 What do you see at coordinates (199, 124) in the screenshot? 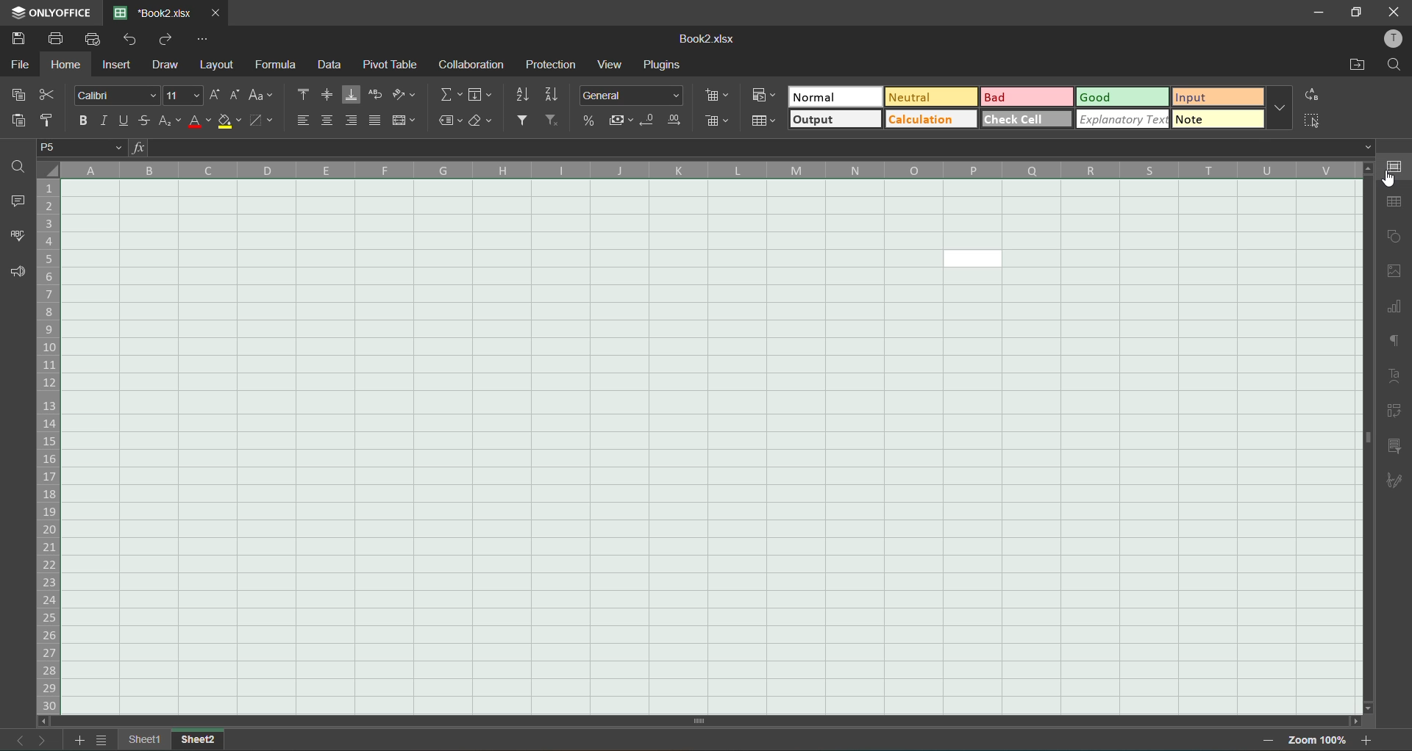
I see `font color` at bounding box center [199, 124].